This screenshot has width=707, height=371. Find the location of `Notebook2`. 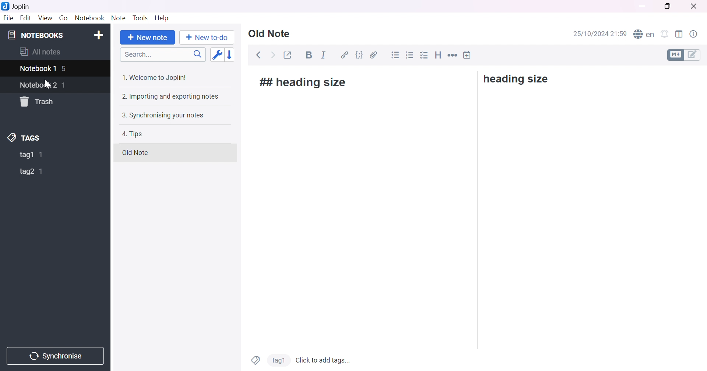

Notebook2 is located at coordinates (39, 85).